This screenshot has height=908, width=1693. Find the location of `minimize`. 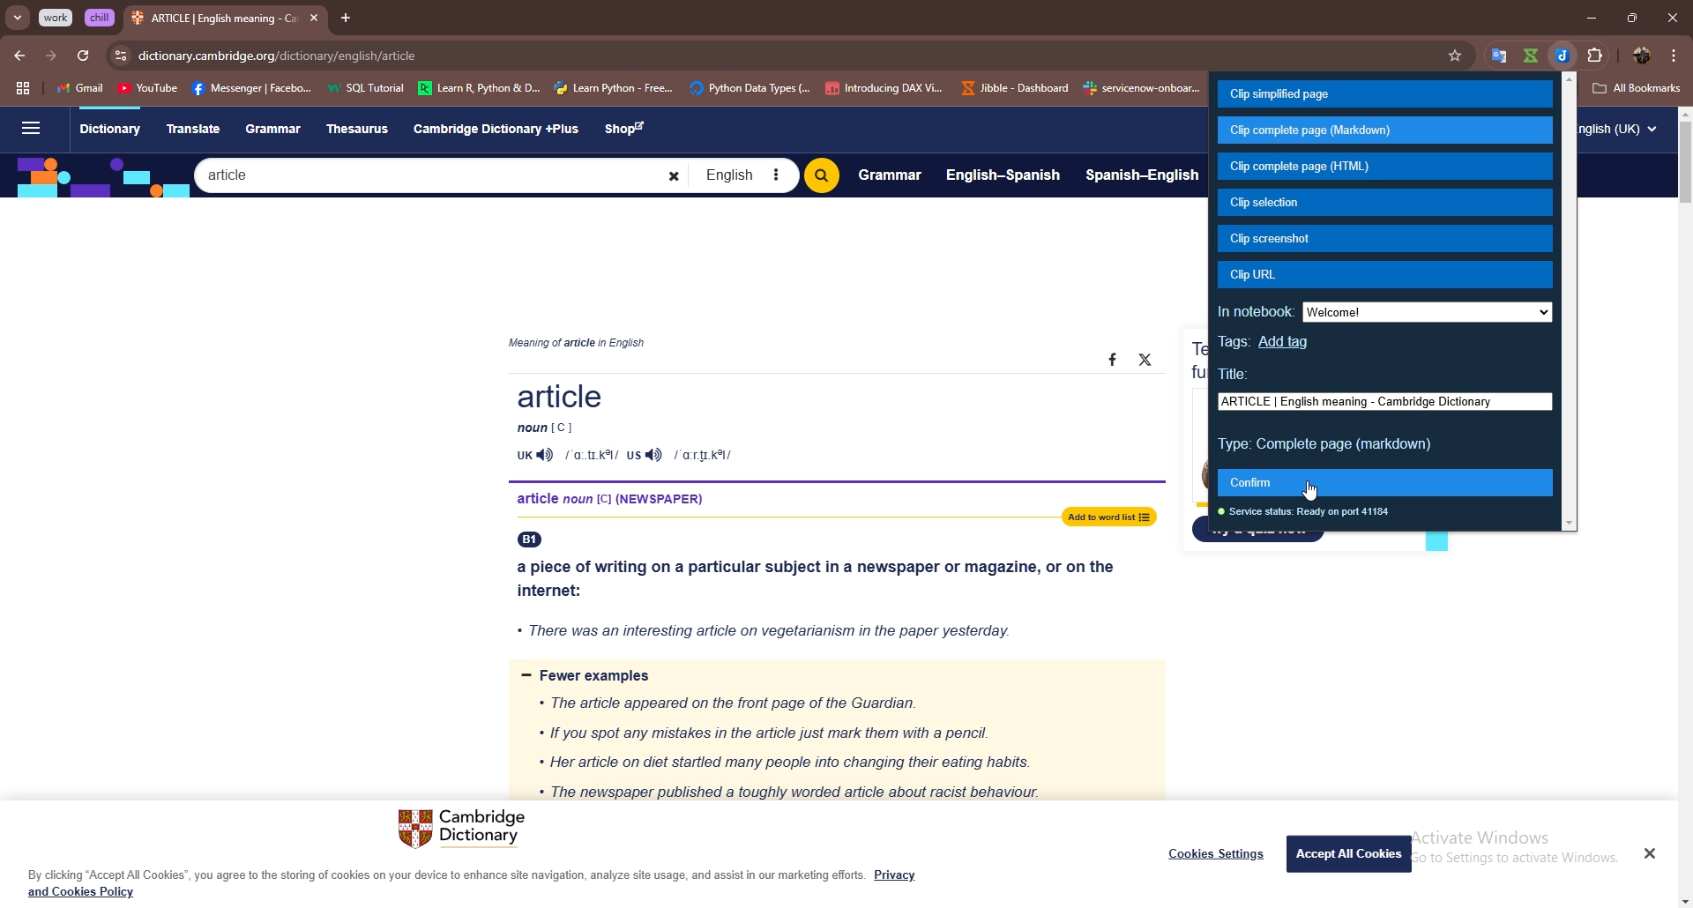

minimize is located at coordinates (1591, 17).